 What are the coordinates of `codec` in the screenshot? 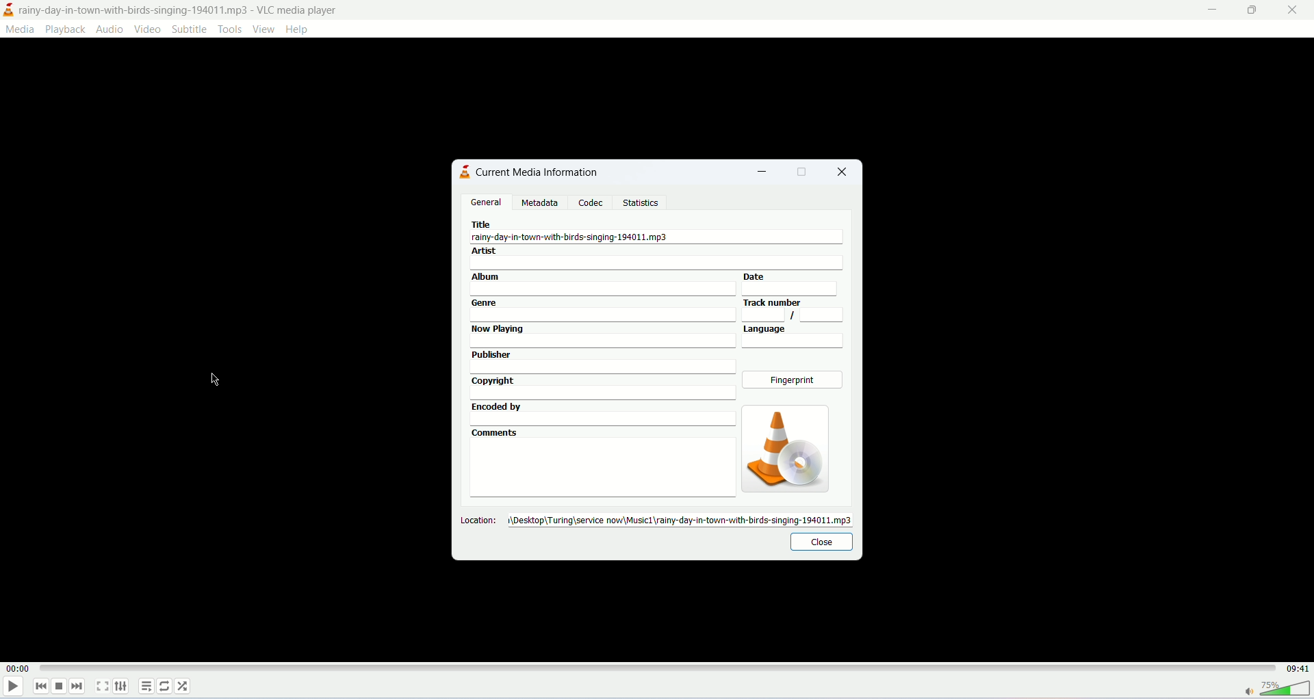 It's located at (595, 204).